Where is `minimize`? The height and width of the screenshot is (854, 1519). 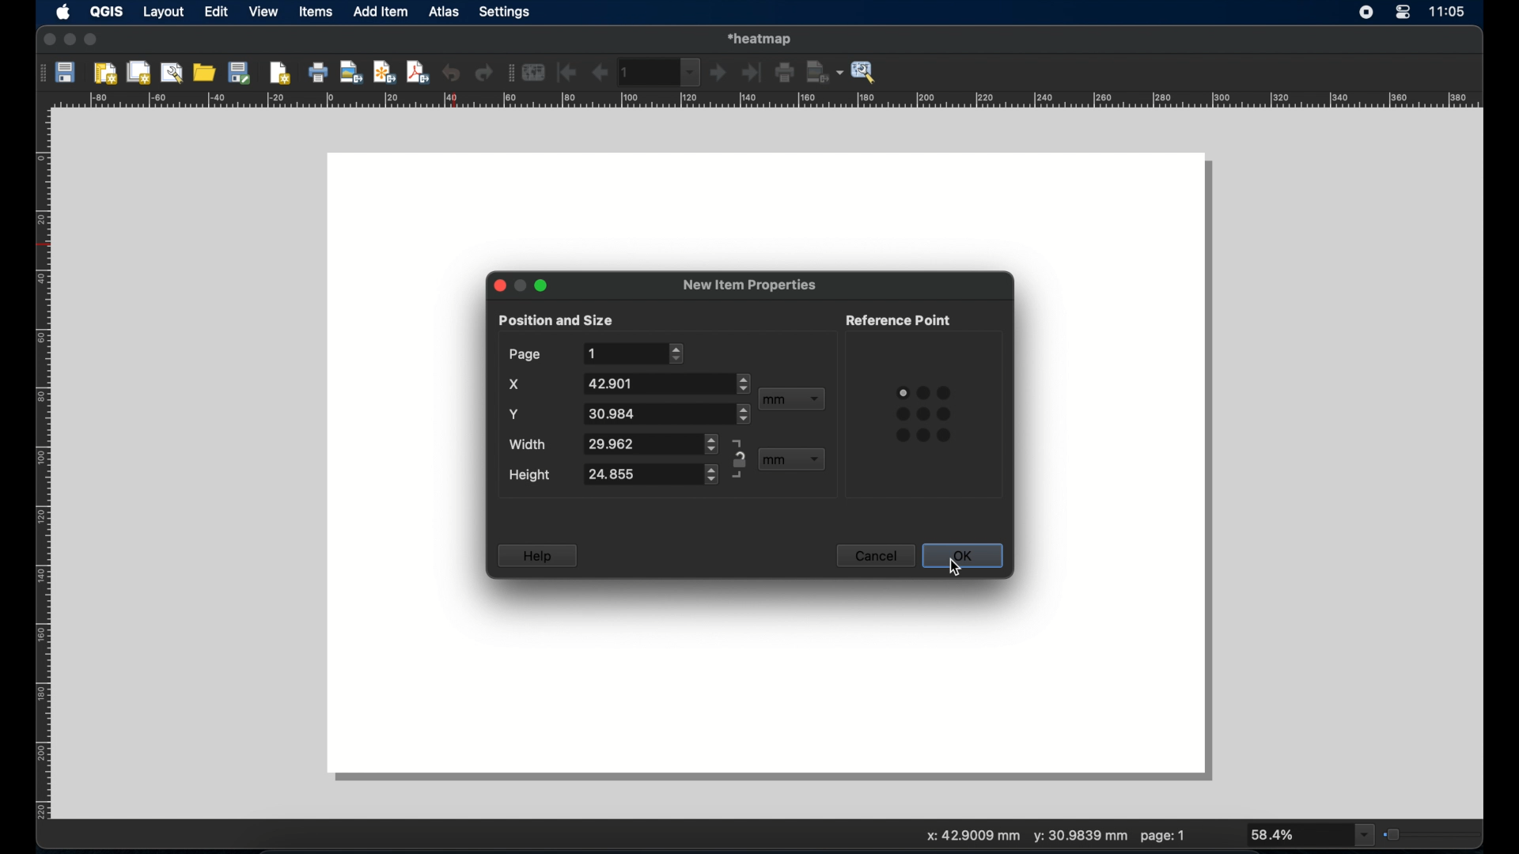
minimize is located at coordinates (70, 40).